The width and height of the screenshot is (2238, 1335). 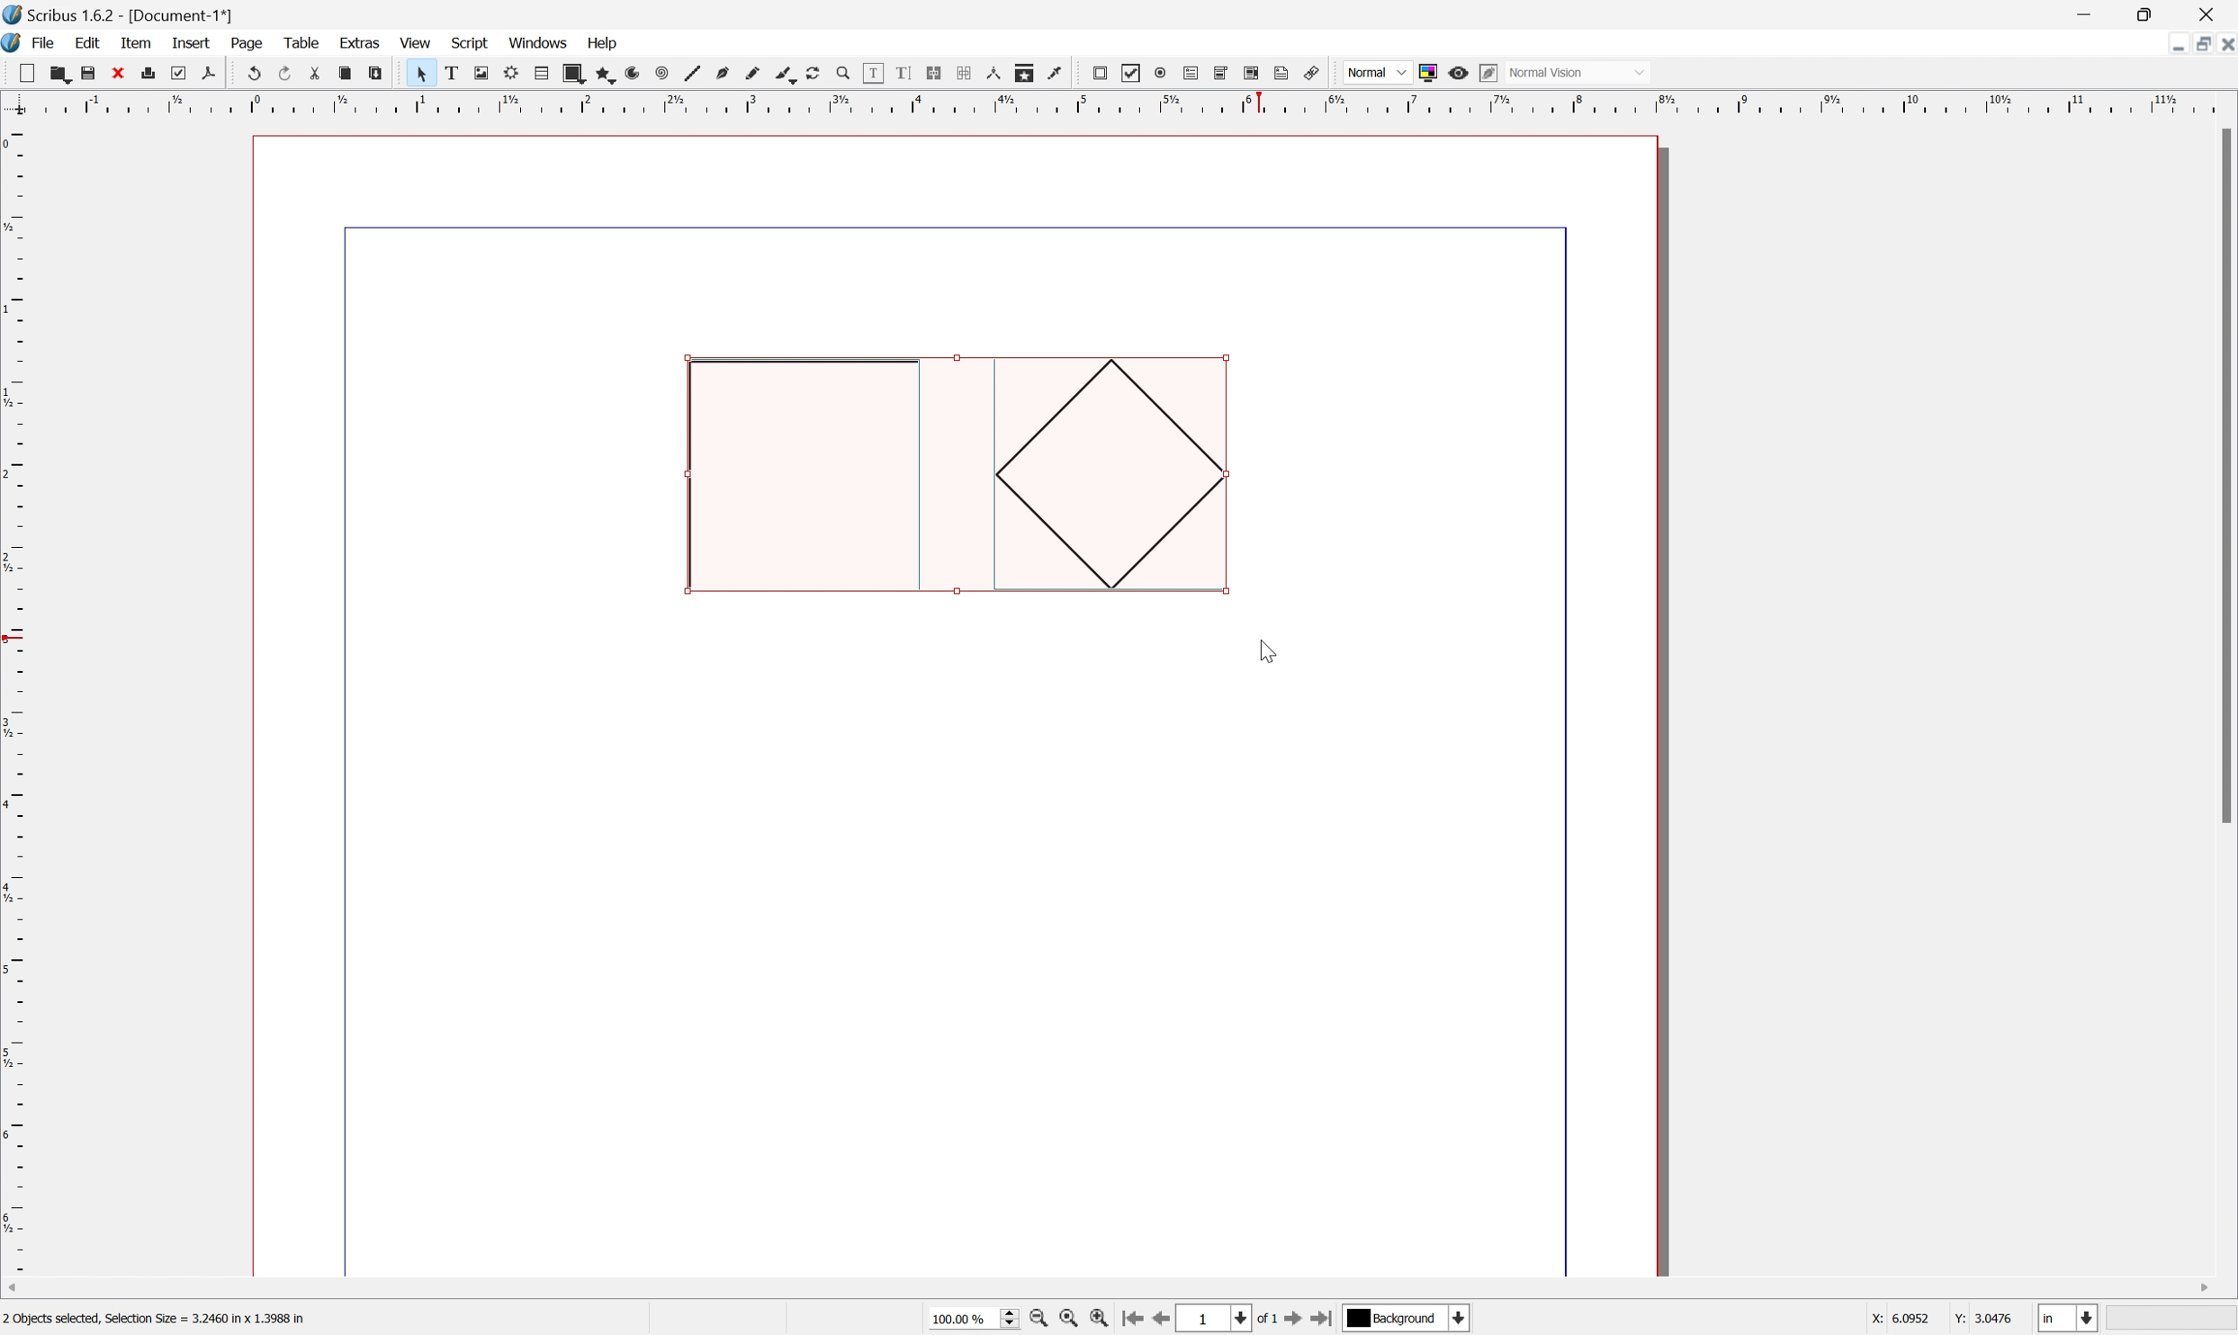 What do you see at coordinates (20, 73) in the screenshot?
I see `new` at bounding box center [20, 73].